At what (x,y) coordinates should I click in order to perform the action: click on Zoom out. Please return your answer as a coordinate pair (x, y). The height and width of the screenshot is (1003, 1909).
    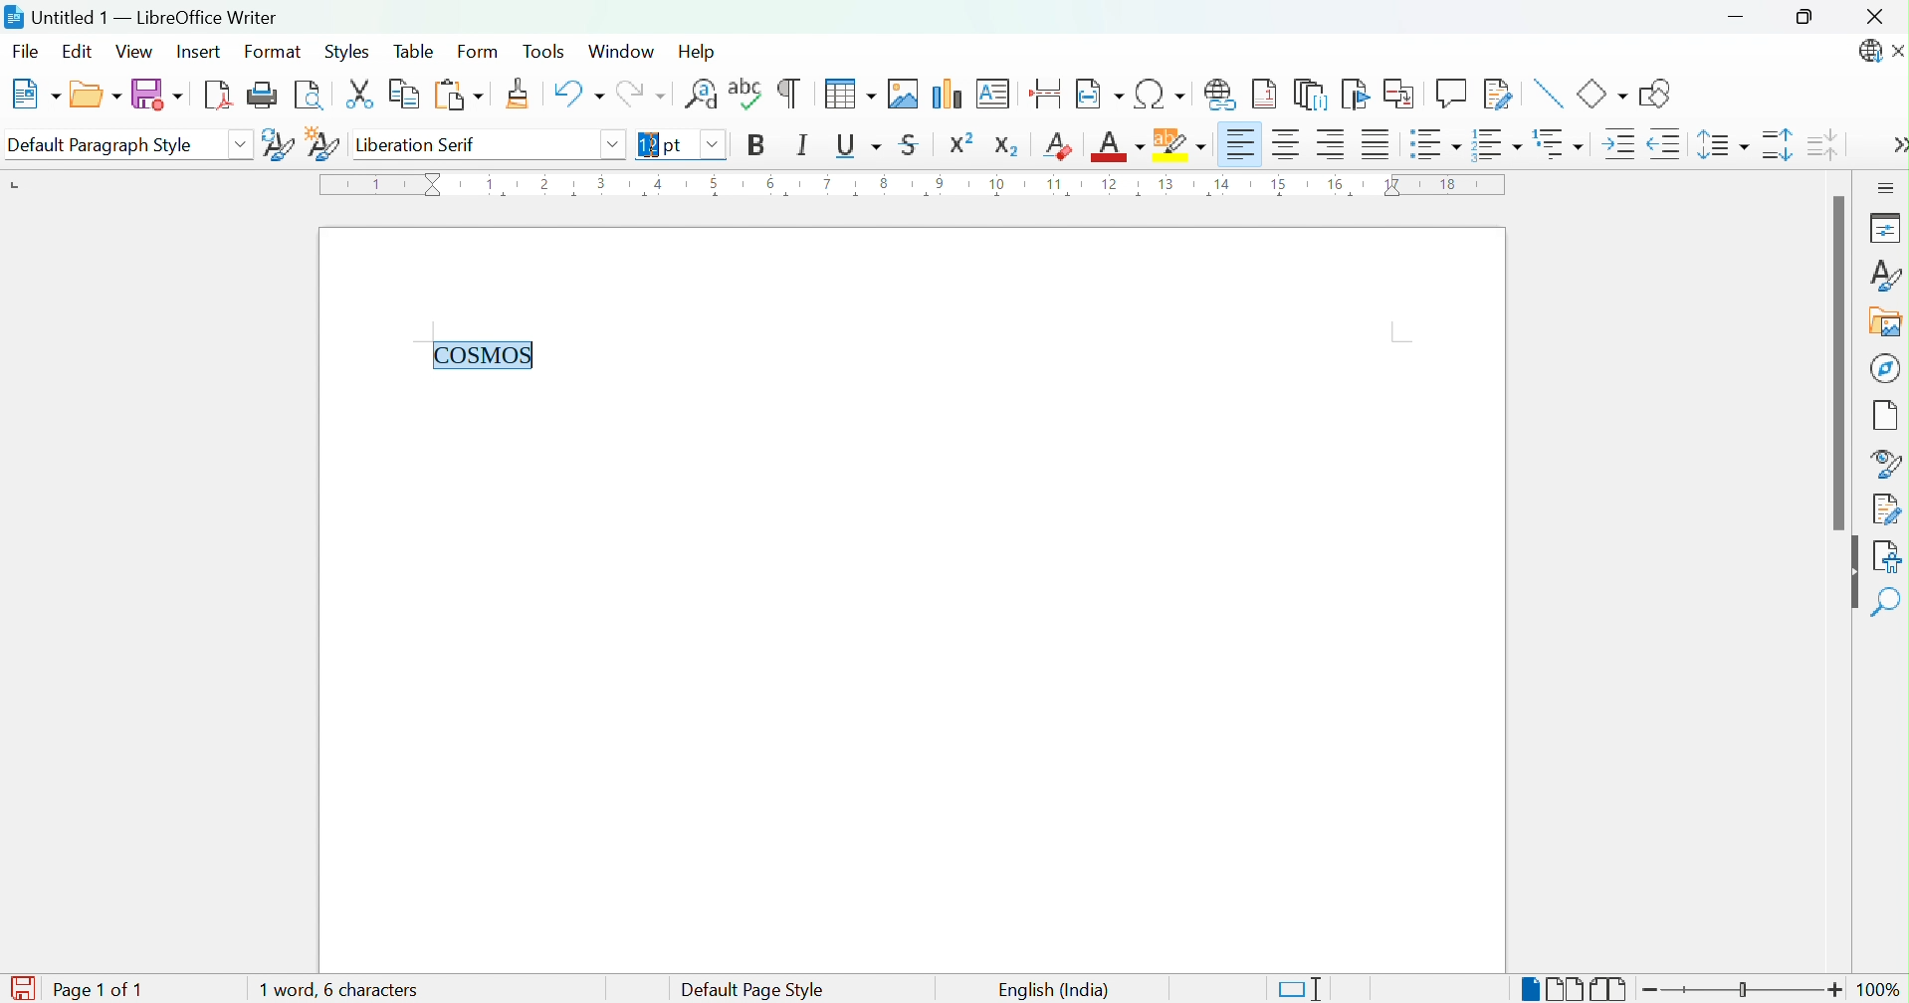
    Looking at the image, I should click on (1657, 993).